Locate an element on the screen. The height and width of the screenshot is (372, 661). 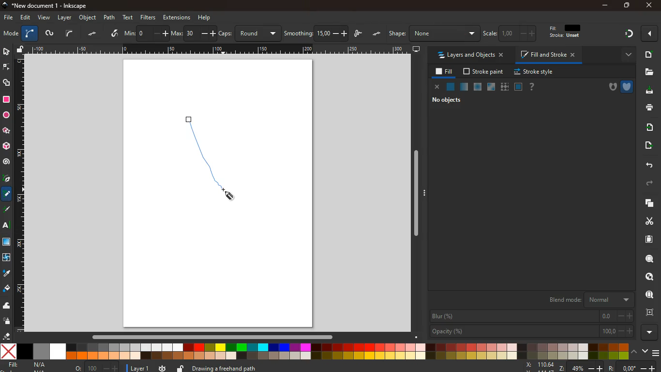
draw is located at coordinates (115, 34).